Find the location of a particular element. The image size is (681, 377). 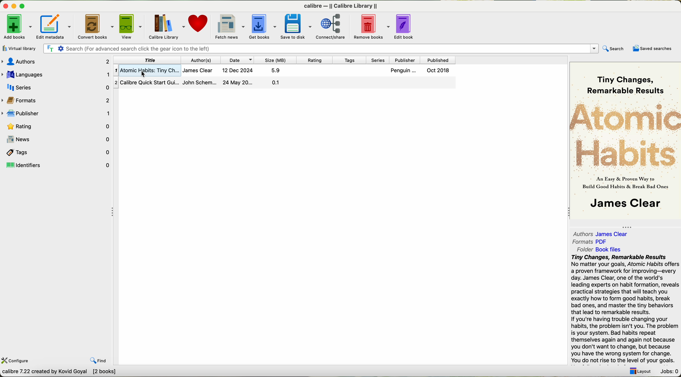

series is located at coordinates (378, 60).